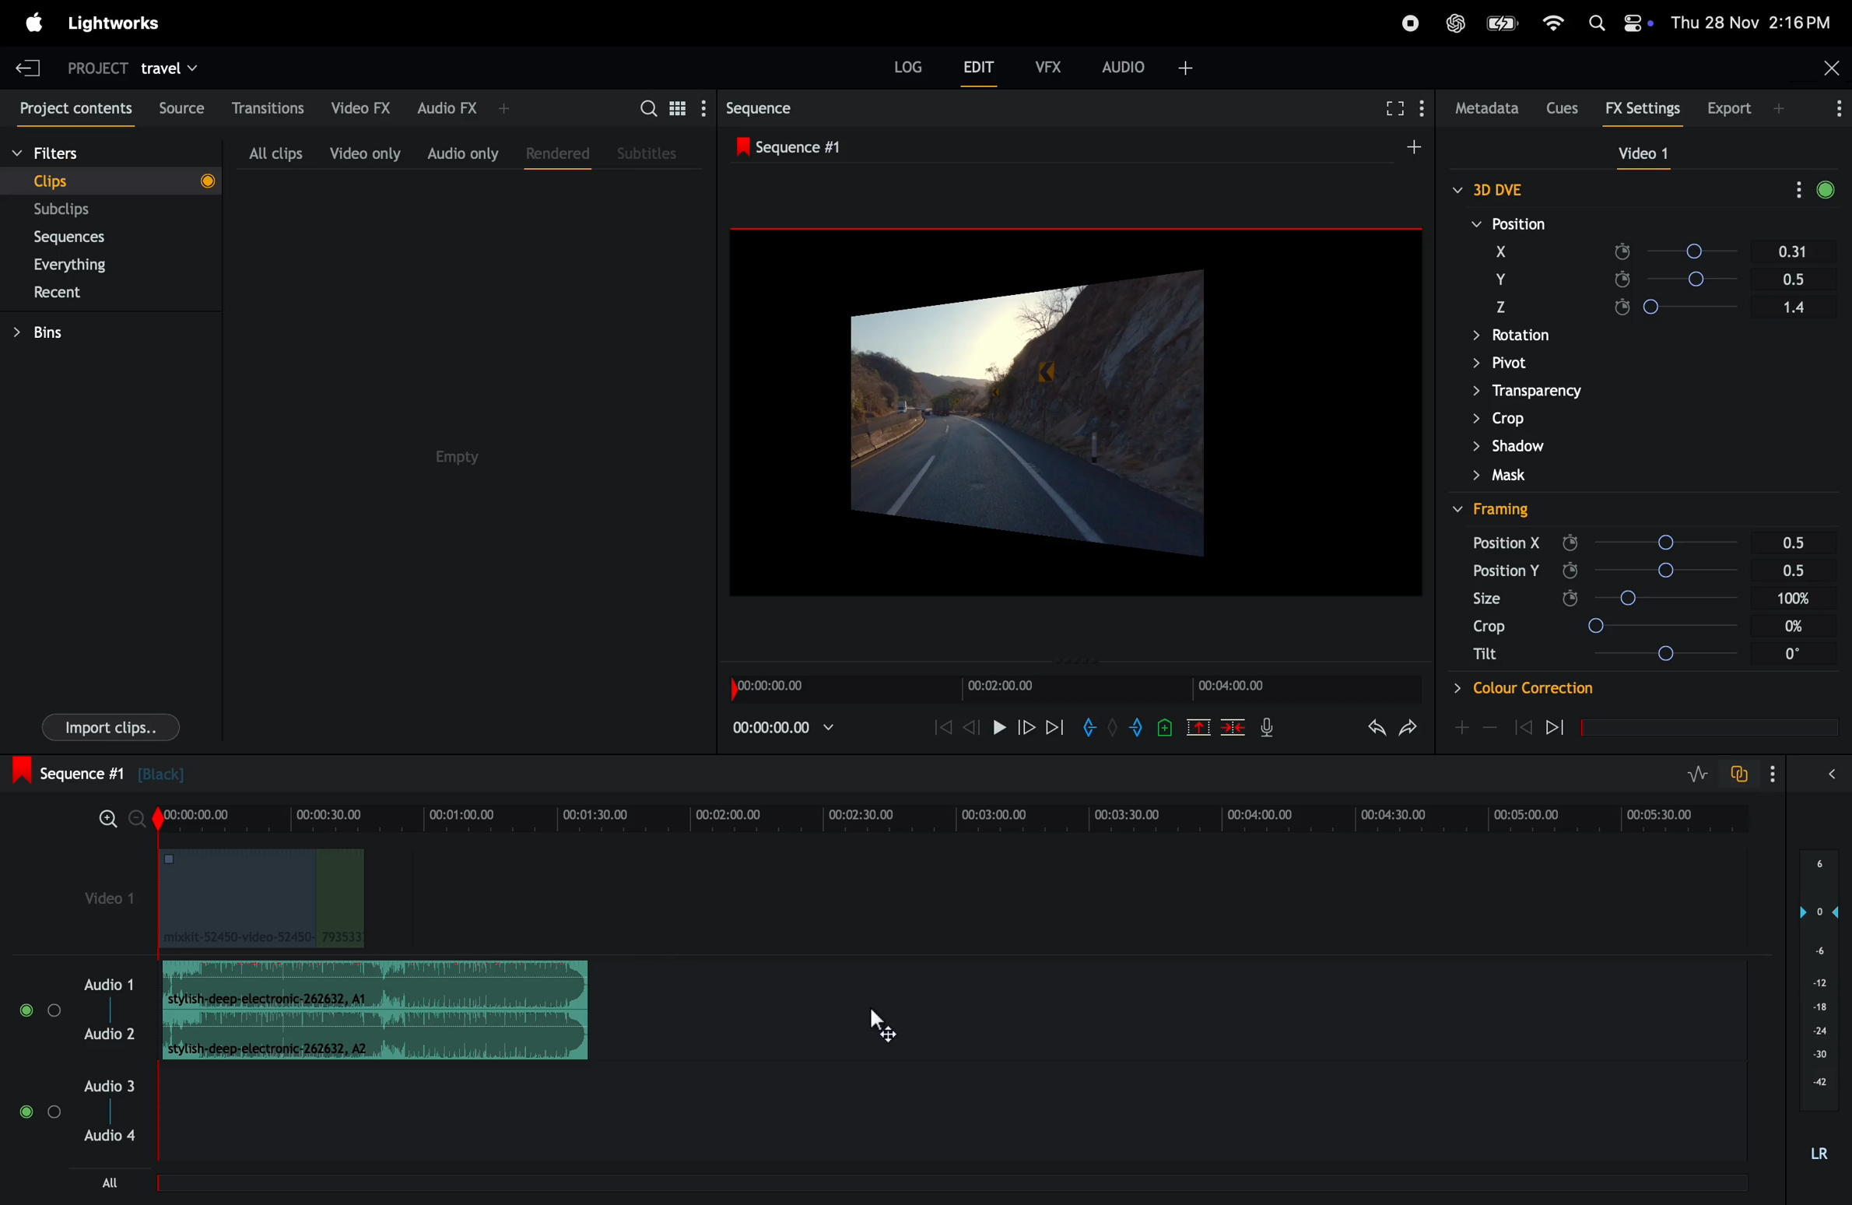  What do you see at coordinates (1499, 279) in the screenshot?
I see `size` at bounding box center [1499, 279].